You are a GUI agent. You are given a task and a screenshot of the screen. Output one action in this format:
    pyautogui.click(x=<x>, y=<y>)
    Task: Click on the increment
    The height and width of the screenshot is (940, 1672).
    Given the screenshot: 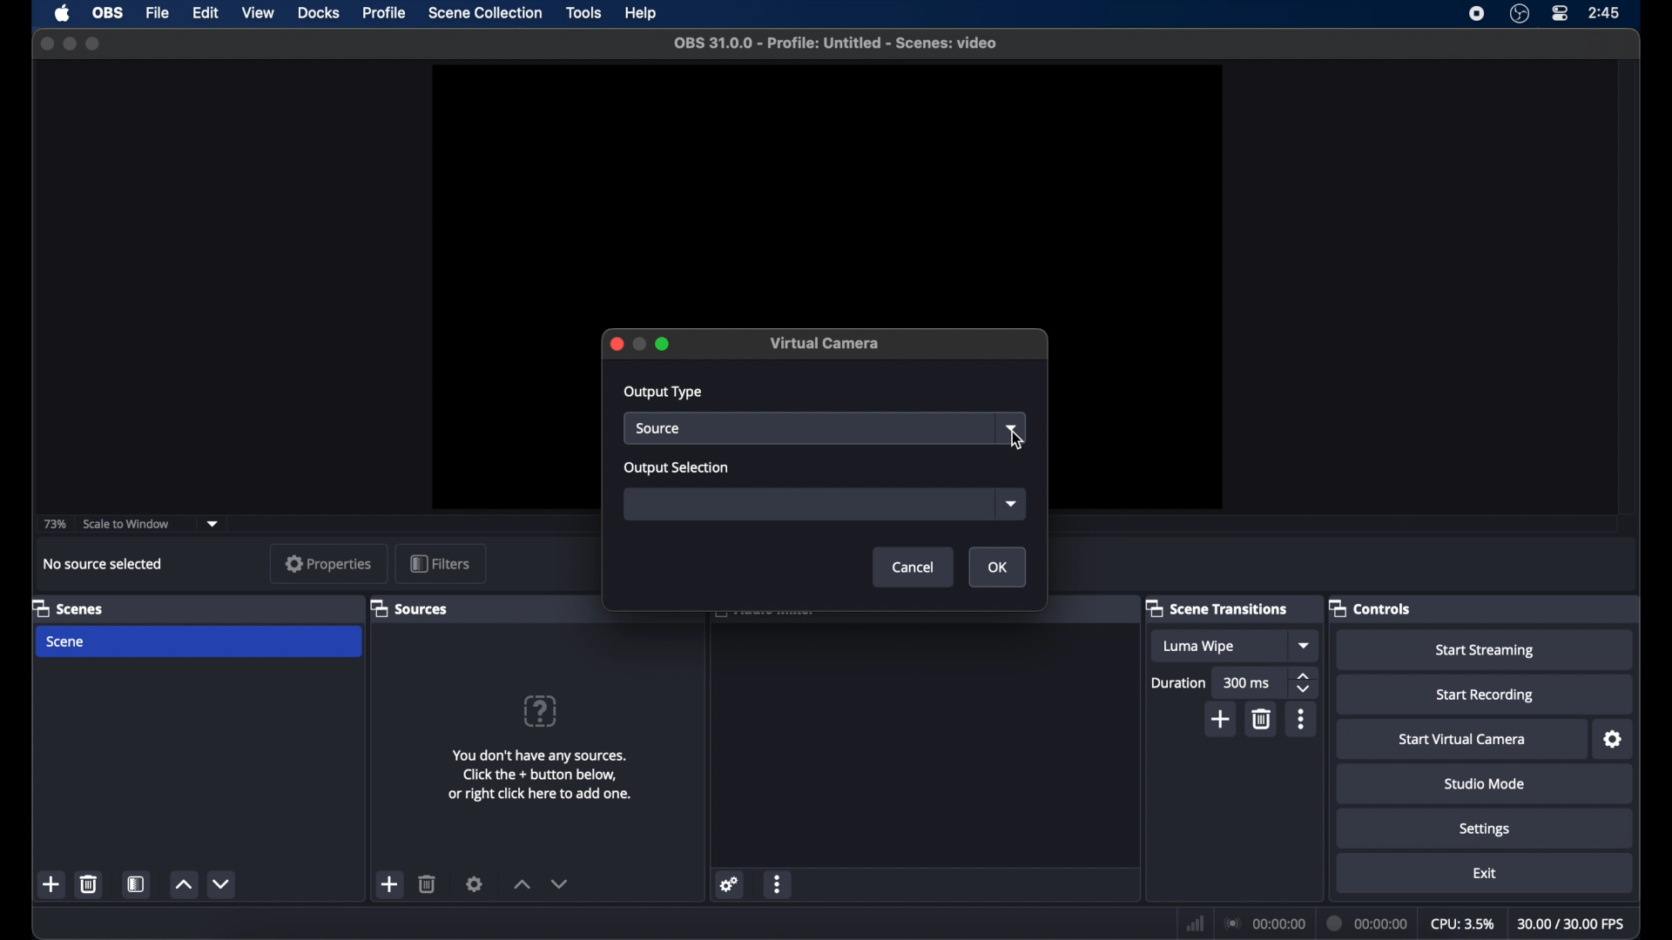 What is the action you would take?
    pyautogui.click(x=521, y=883)
    